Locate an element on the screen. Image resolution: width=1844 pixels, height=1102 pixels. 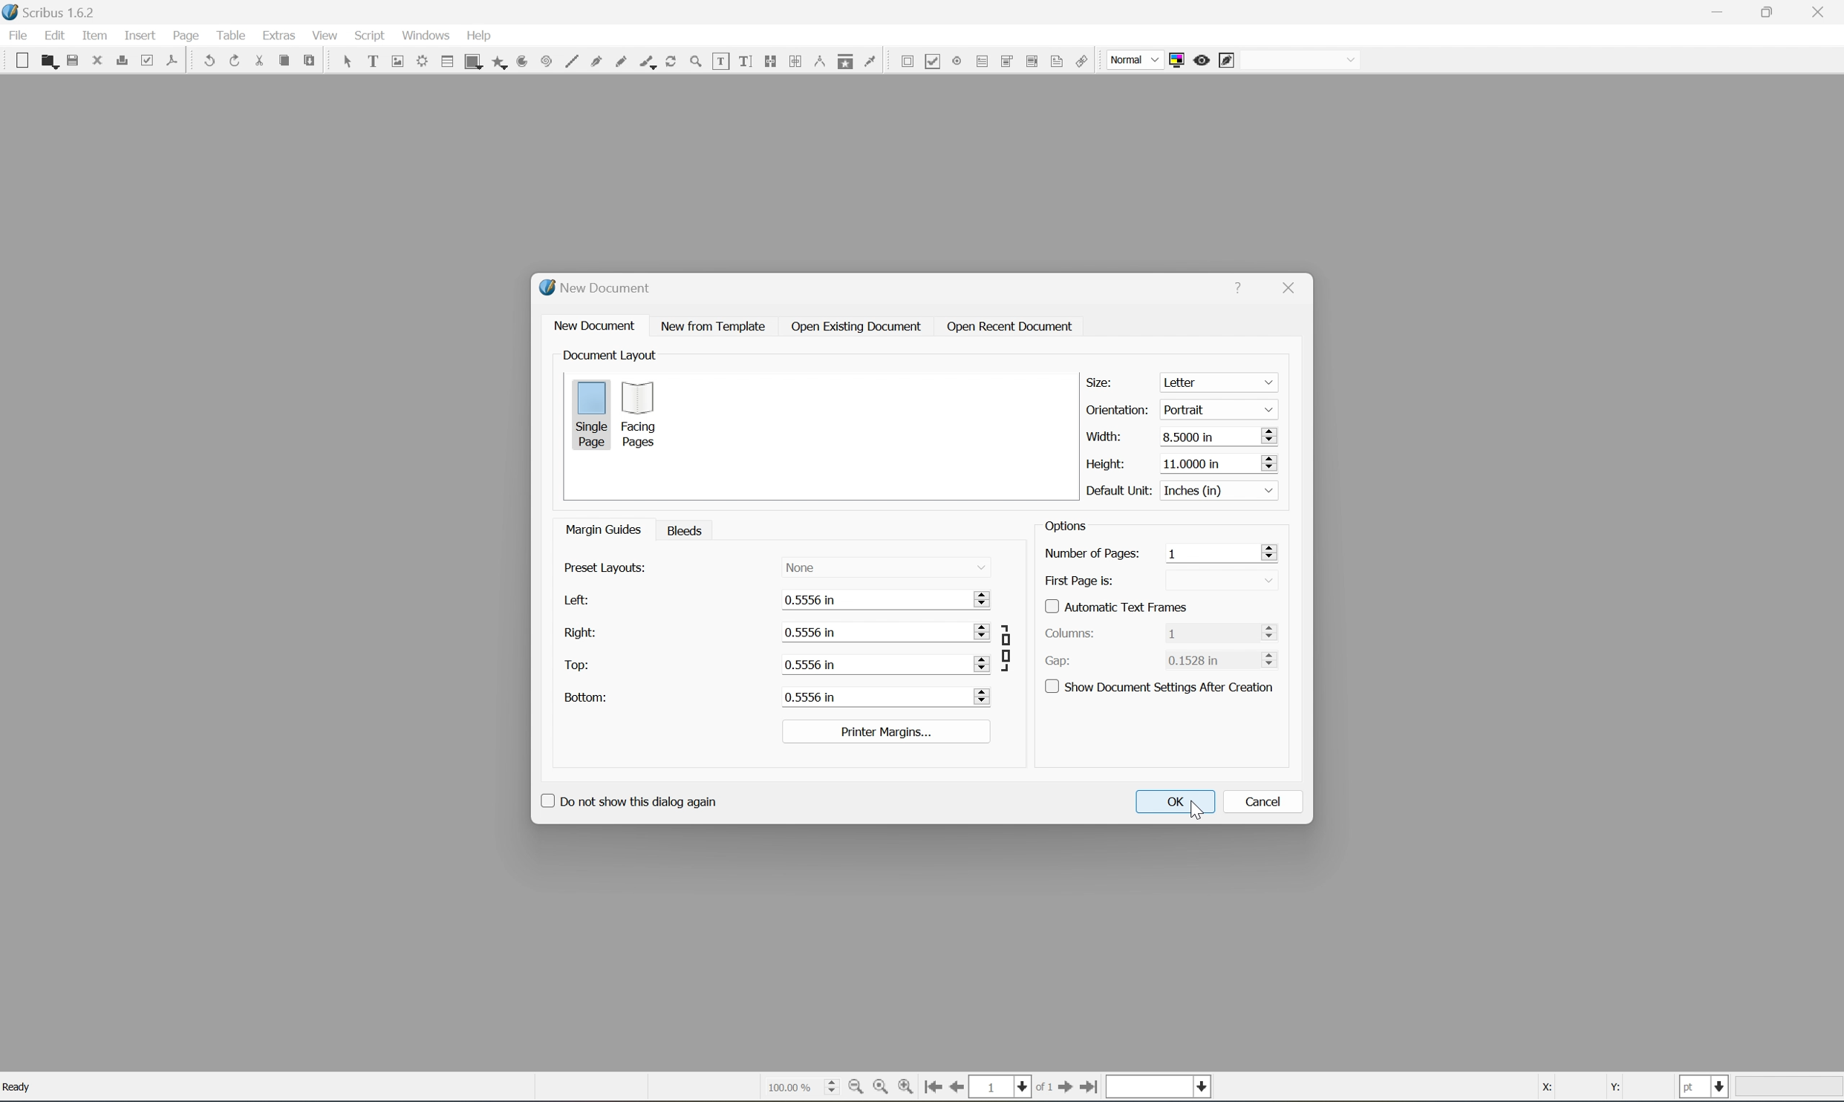
paste is located at coordinates (311, 59).